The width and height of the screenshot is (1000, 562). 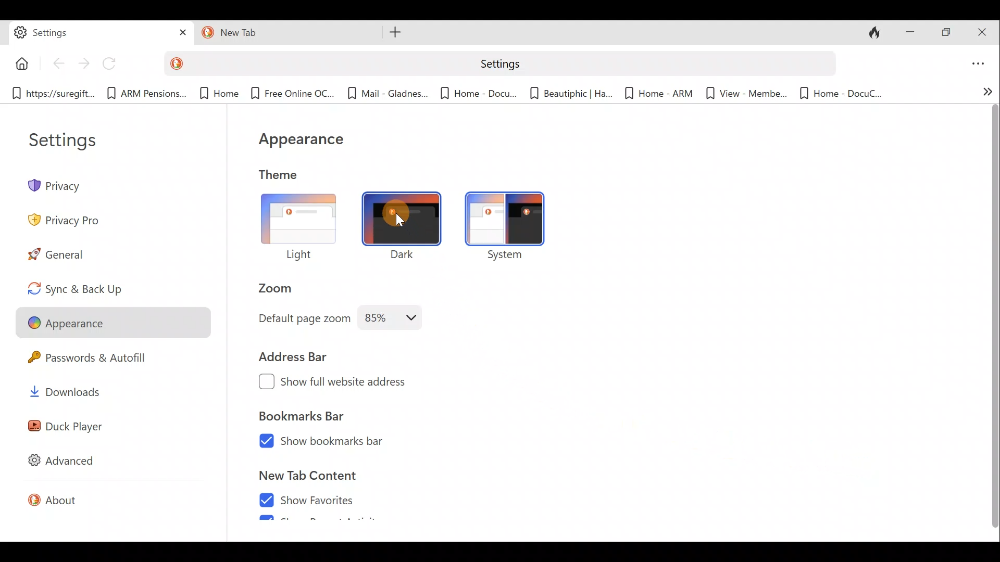 What do you see at coordinates (324, 476) in the screenshot?
I see `New tab content` at bounding box center [324, 476].